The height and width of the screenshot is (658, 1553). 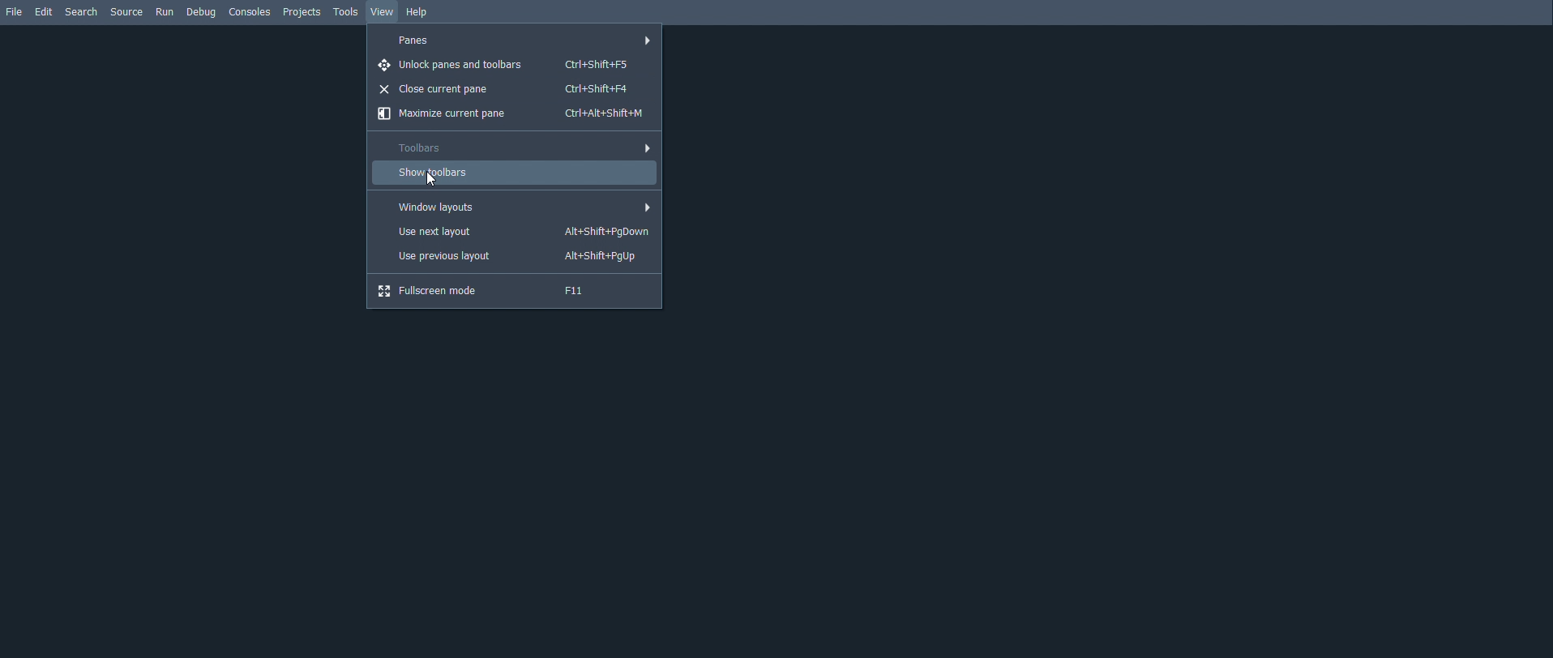 What do you see at coordinates (503, 89) in the screenshot?
I see `Close current pane` at bounding box center [503, 89].